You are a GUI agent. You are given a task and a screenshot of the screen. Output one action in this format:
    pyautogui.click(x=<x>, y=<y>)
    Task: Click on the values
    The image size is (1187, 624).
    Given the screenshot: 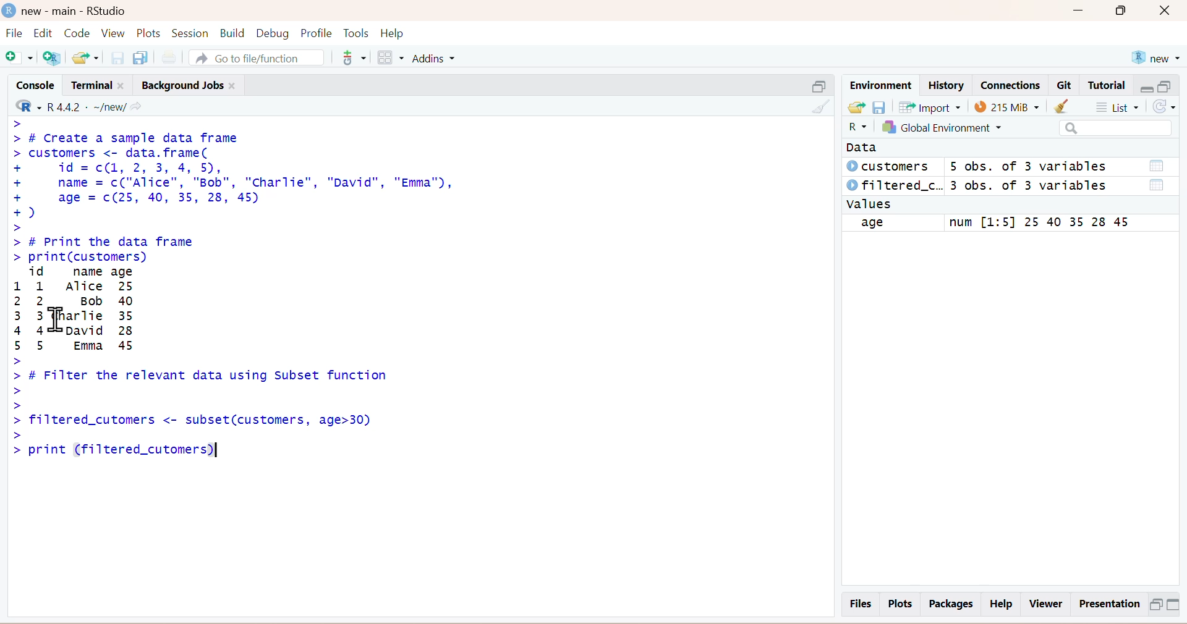 What is the action you would take?
    pyautogui.click(x=872, y=204)
    